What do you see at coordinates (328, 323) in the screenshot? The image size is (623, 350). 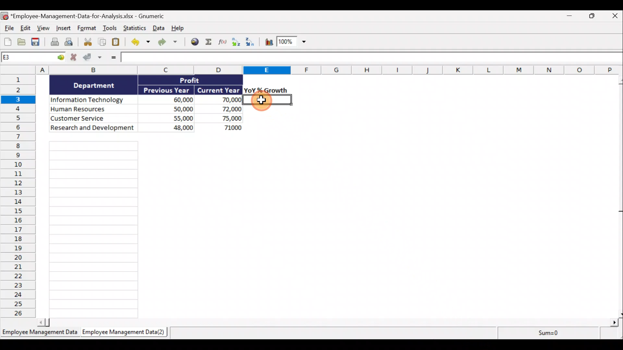 I see `Scroll bar` at bounding box center [328, 323].